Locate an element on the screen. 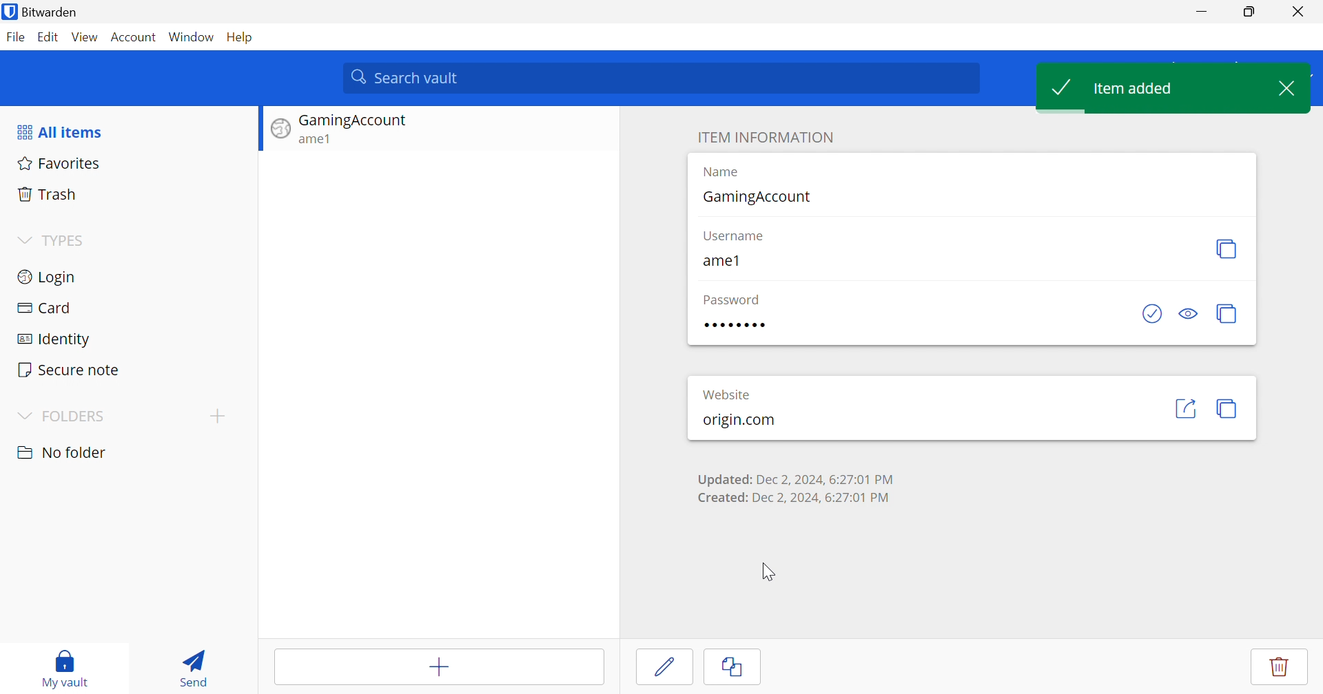 The height and width of the screenshot is (694, 1323). Login is located at coordinates (48, 277).